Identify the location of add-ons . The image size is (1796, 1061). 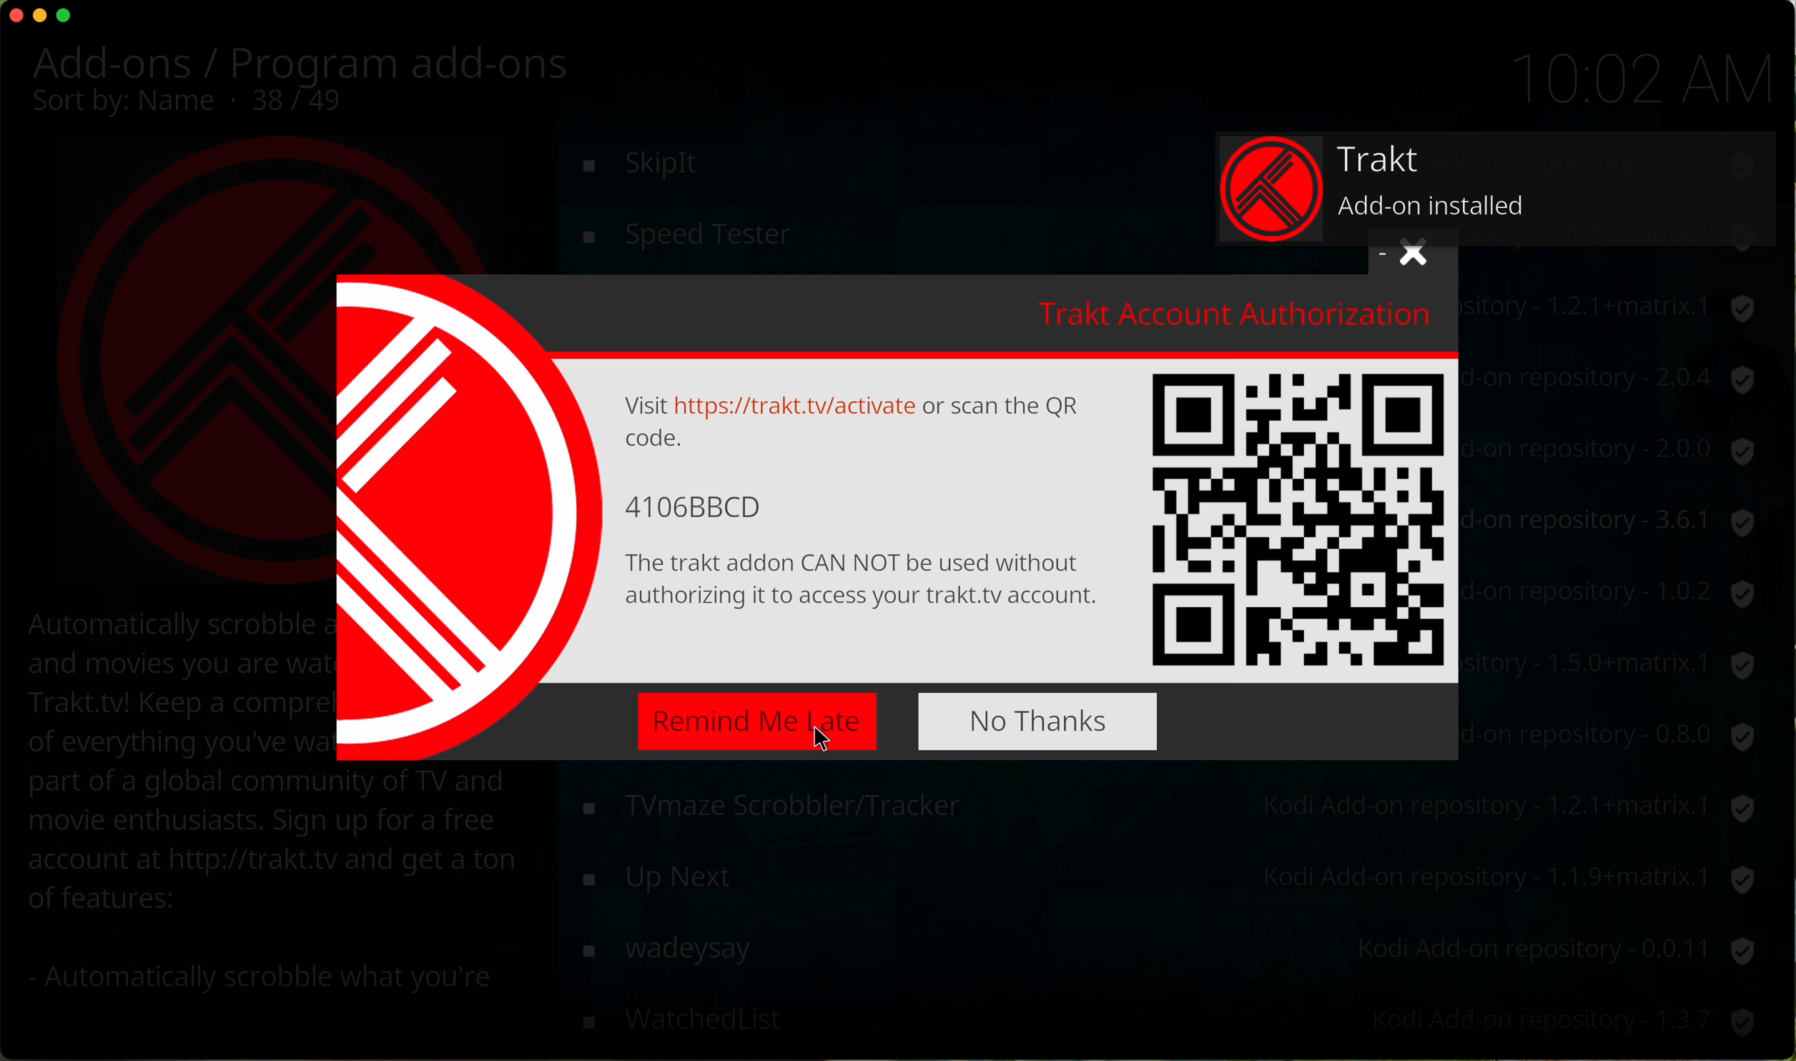
(129, 63).